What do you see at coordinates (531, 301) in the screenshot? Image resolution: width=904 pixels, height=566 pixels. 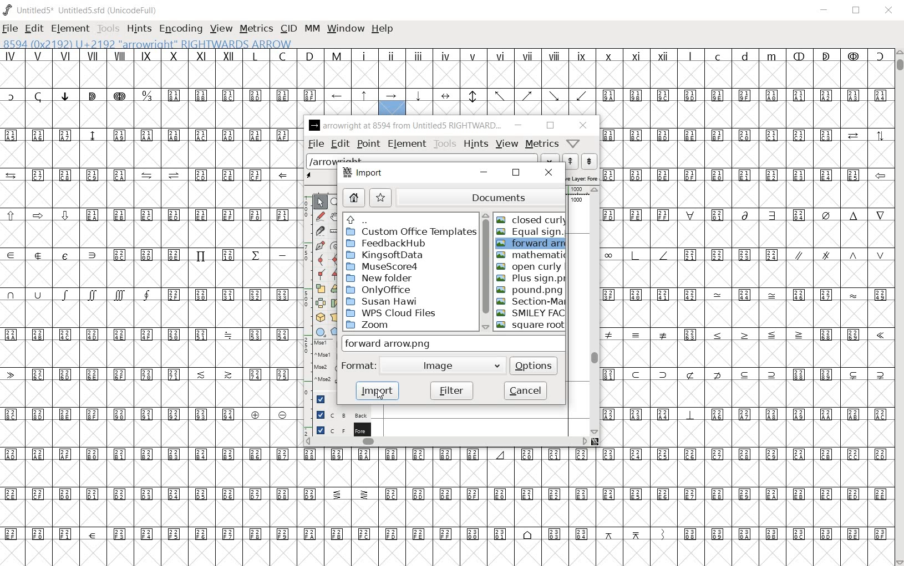 I see `section-mark` at bounding box center [531, 301].